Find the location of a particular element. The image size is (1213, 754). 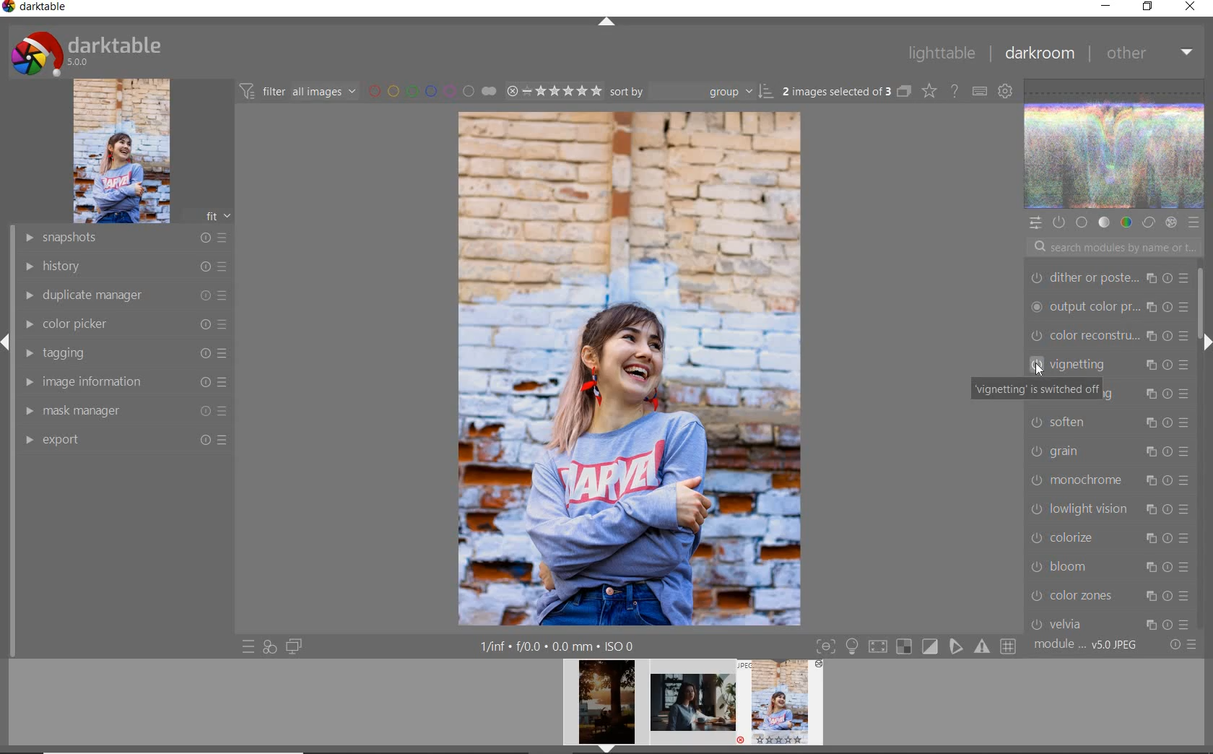

lens correction is located at coordinates (1107, 620).